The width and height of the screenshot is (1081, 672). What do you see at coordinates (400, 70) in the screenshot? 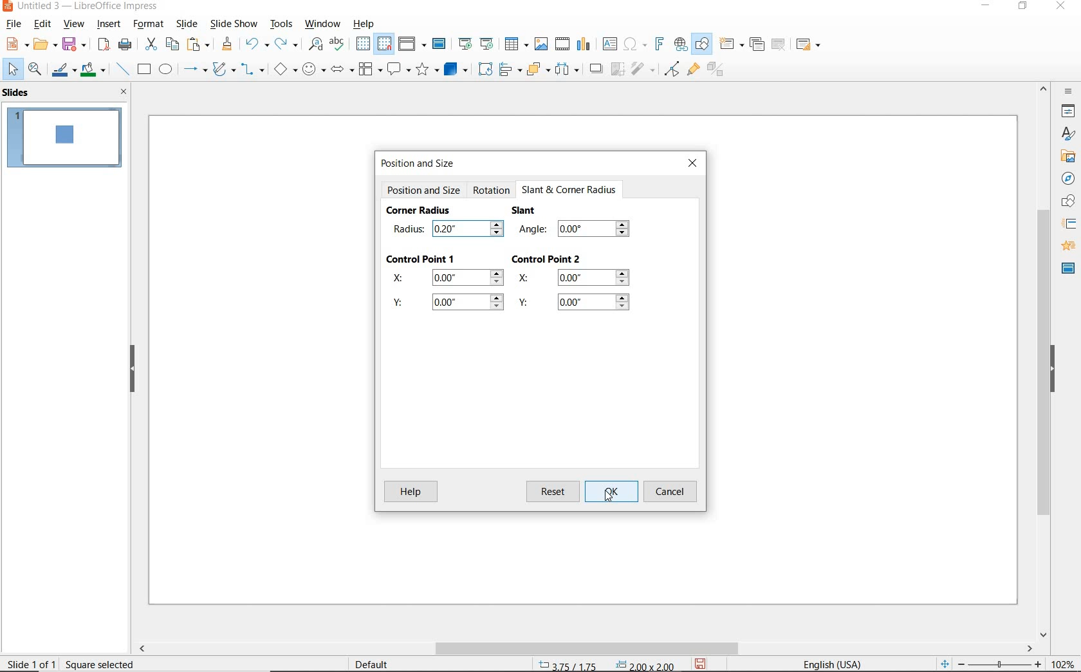
I see `callout shapes` at bounding box center [400, 70].